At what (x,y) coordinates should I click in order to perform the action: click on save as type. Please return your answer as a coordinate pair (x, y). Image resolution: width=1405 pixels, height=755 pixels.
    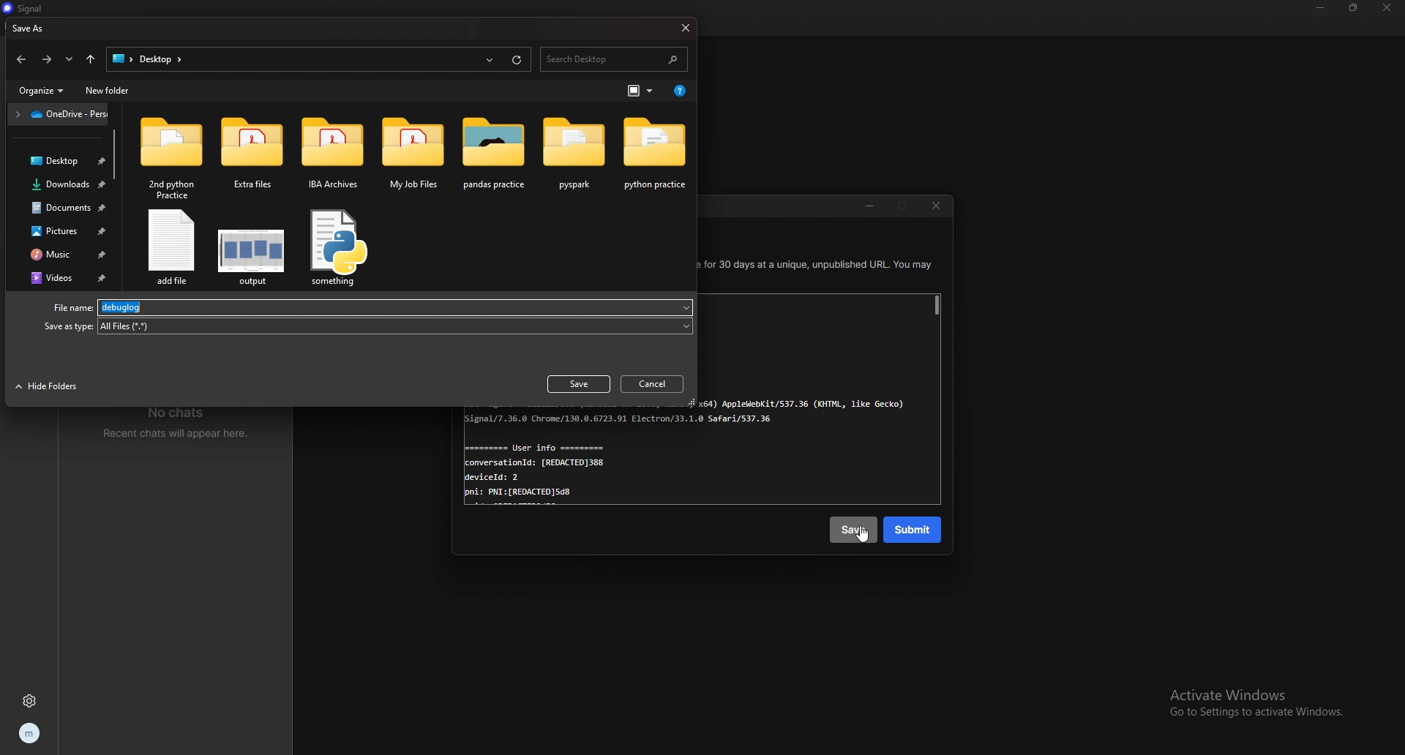
    Looking at the image, I should click on (367, 328).